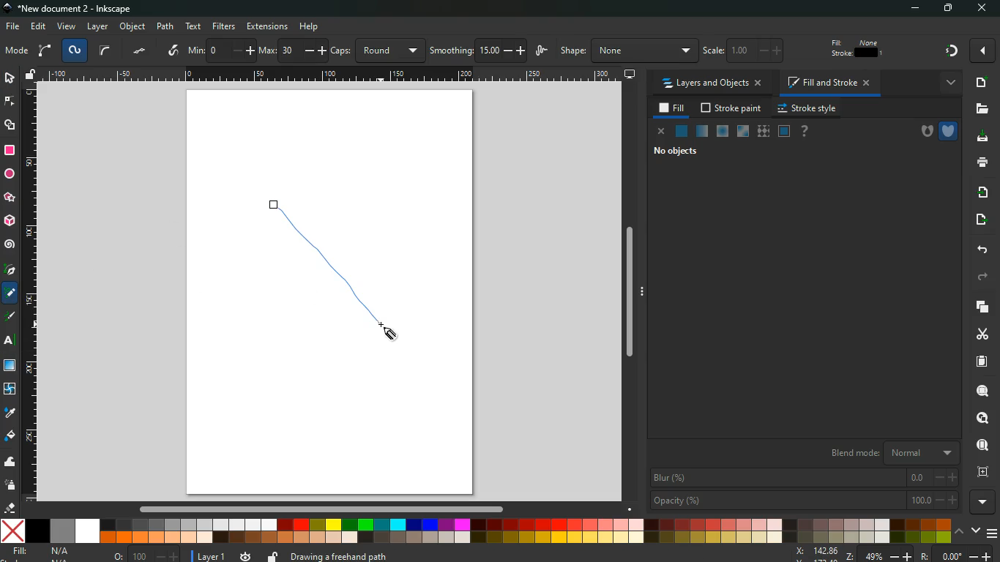 The image size is (1000, 562). Describe the element at coordinates (10, 151) in the screenshot. I see `rectangle` at that location.